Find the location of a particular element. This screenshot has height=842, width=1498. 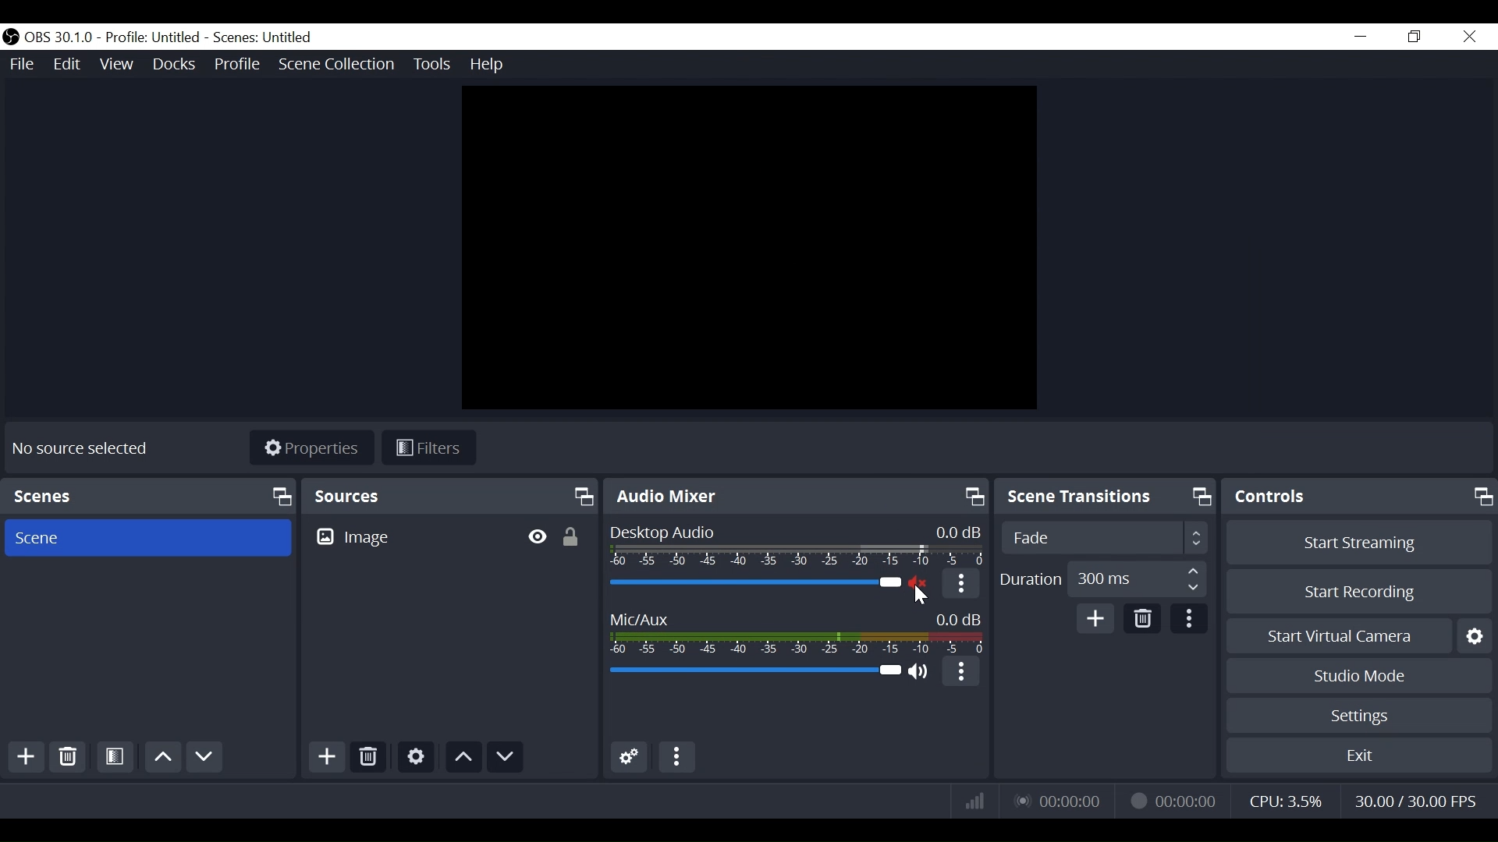

Preview is located at coordinates (751, 248).